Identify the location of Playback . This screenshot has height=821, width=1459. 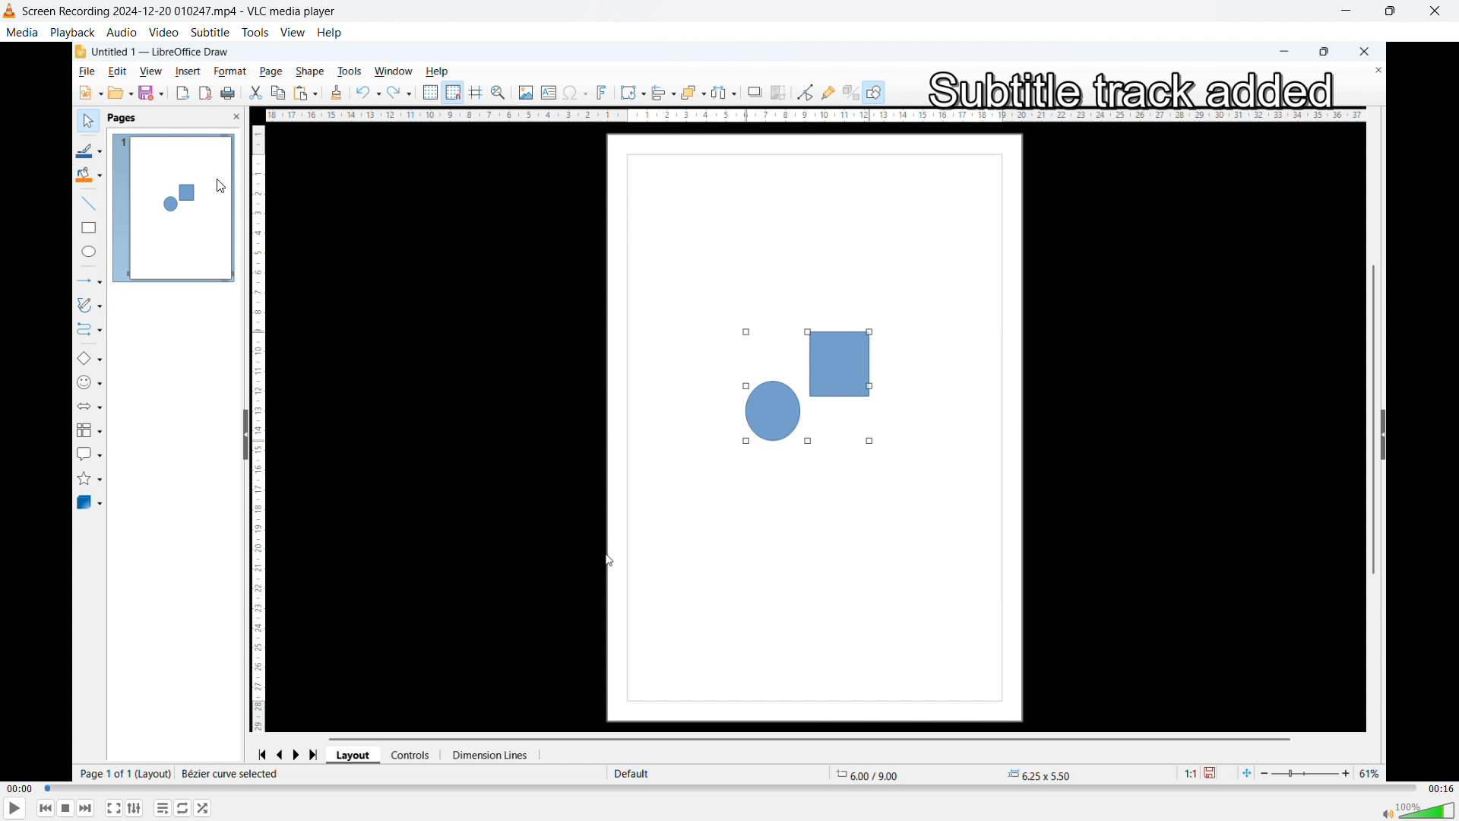
(72, 31).